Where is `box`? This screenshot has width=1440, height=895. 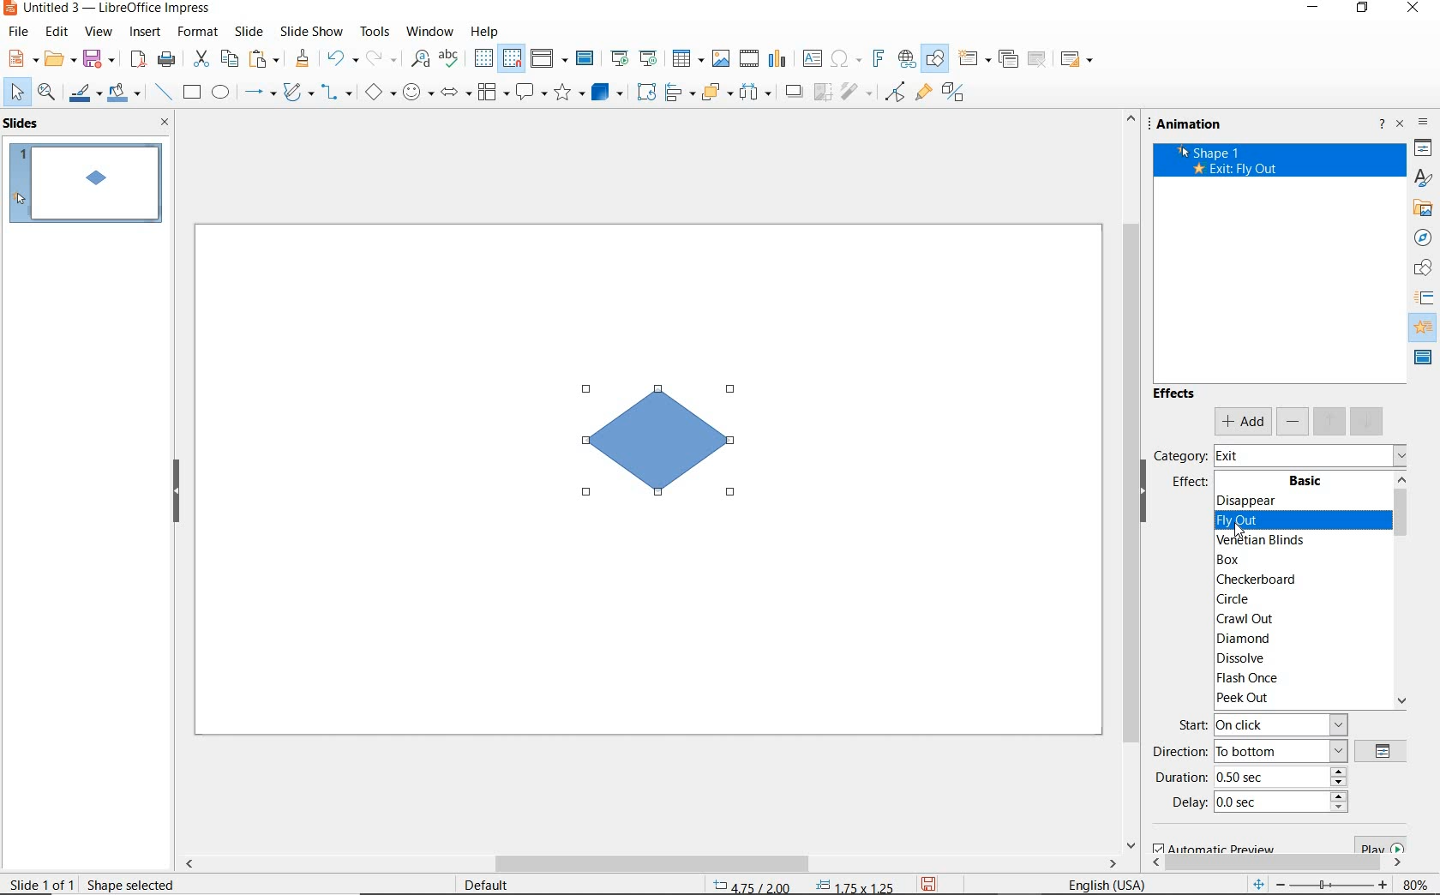
box is located at coordinates (1294, 562).